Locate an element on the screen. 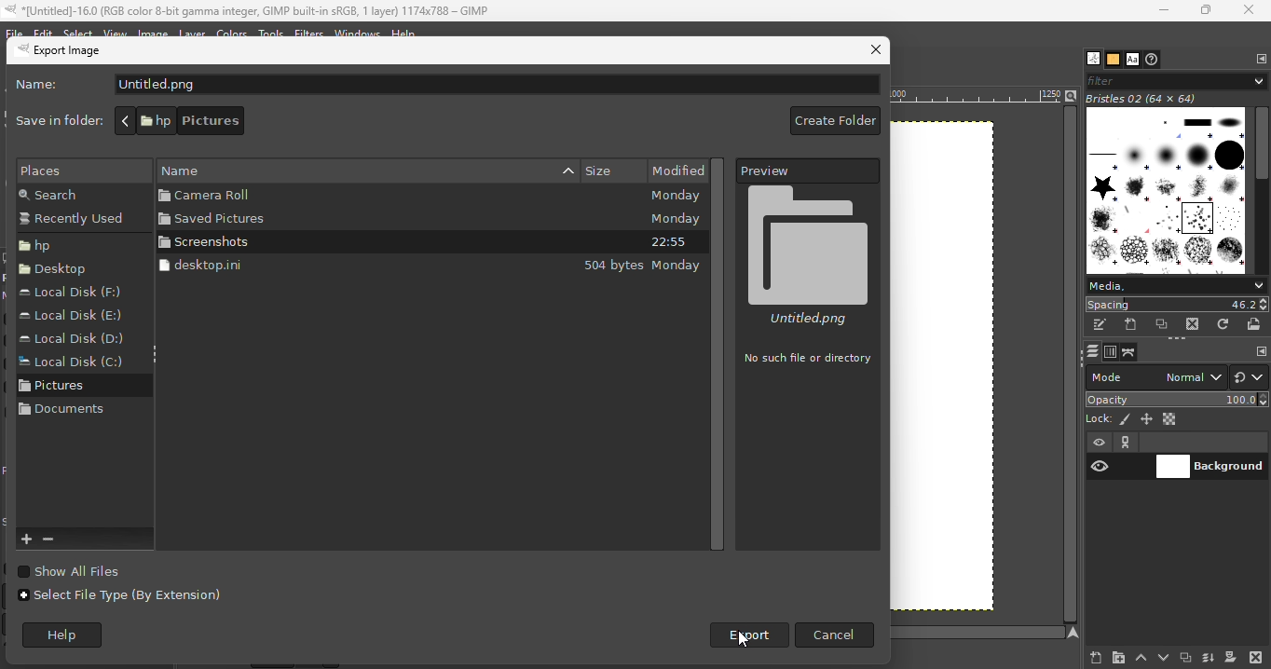  Close is located at coordinates (874, 51).